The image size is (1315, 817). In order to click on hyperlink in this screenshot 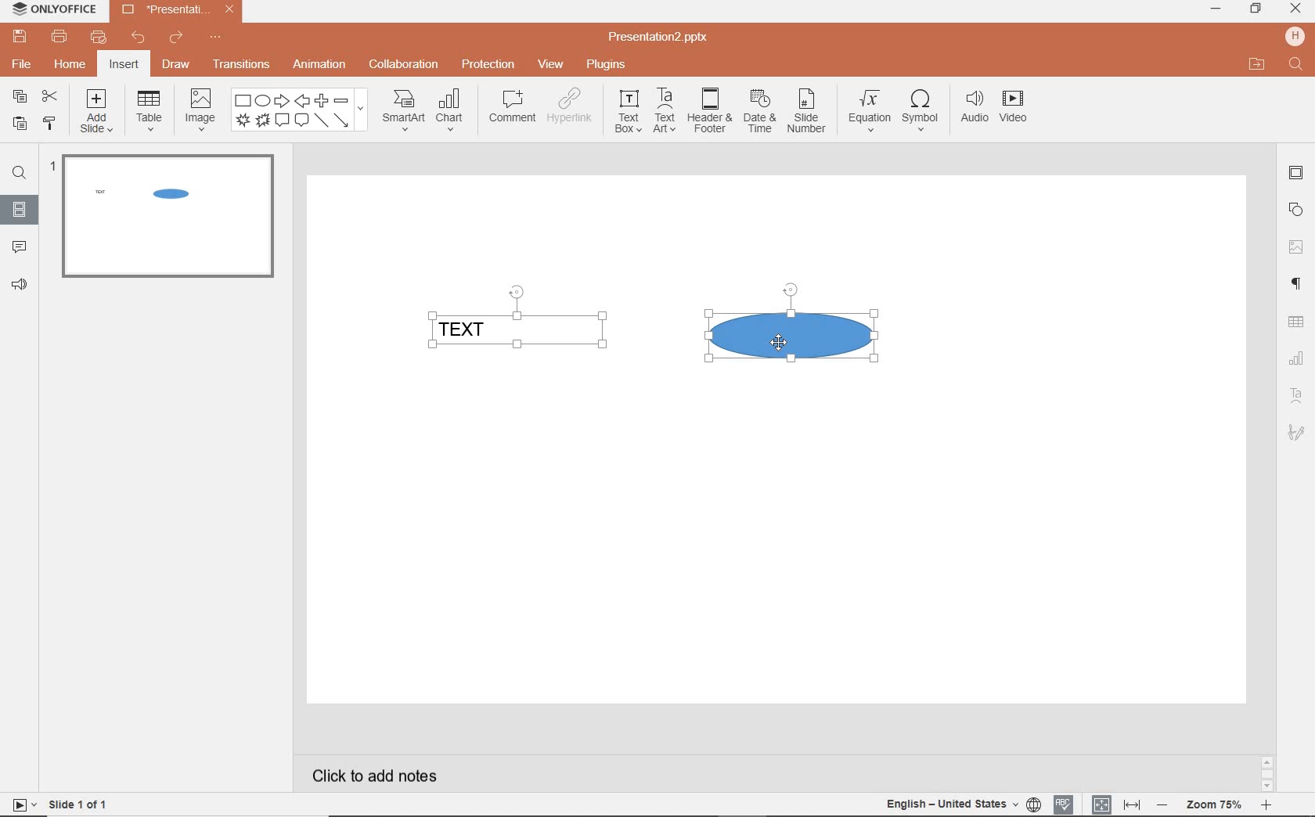, I will do `click(571, 107)`.